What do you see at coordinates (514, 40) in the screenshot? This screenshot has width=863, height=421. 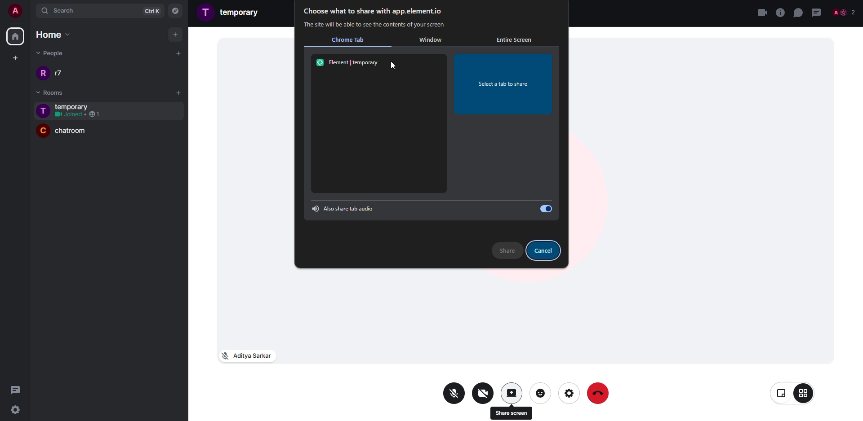 I see `entire screen` at bounding box center [514, 40].